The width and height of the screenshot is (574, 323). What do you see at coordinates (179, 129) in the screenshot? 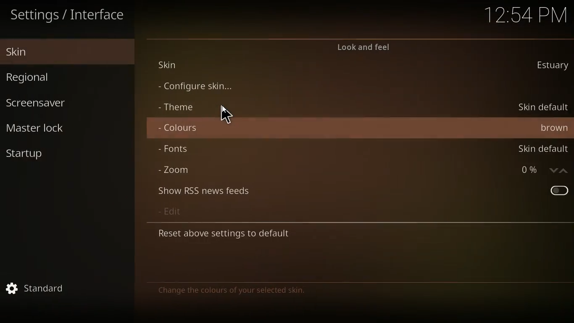
I see `- Colours` at bounding box center [179, 129].